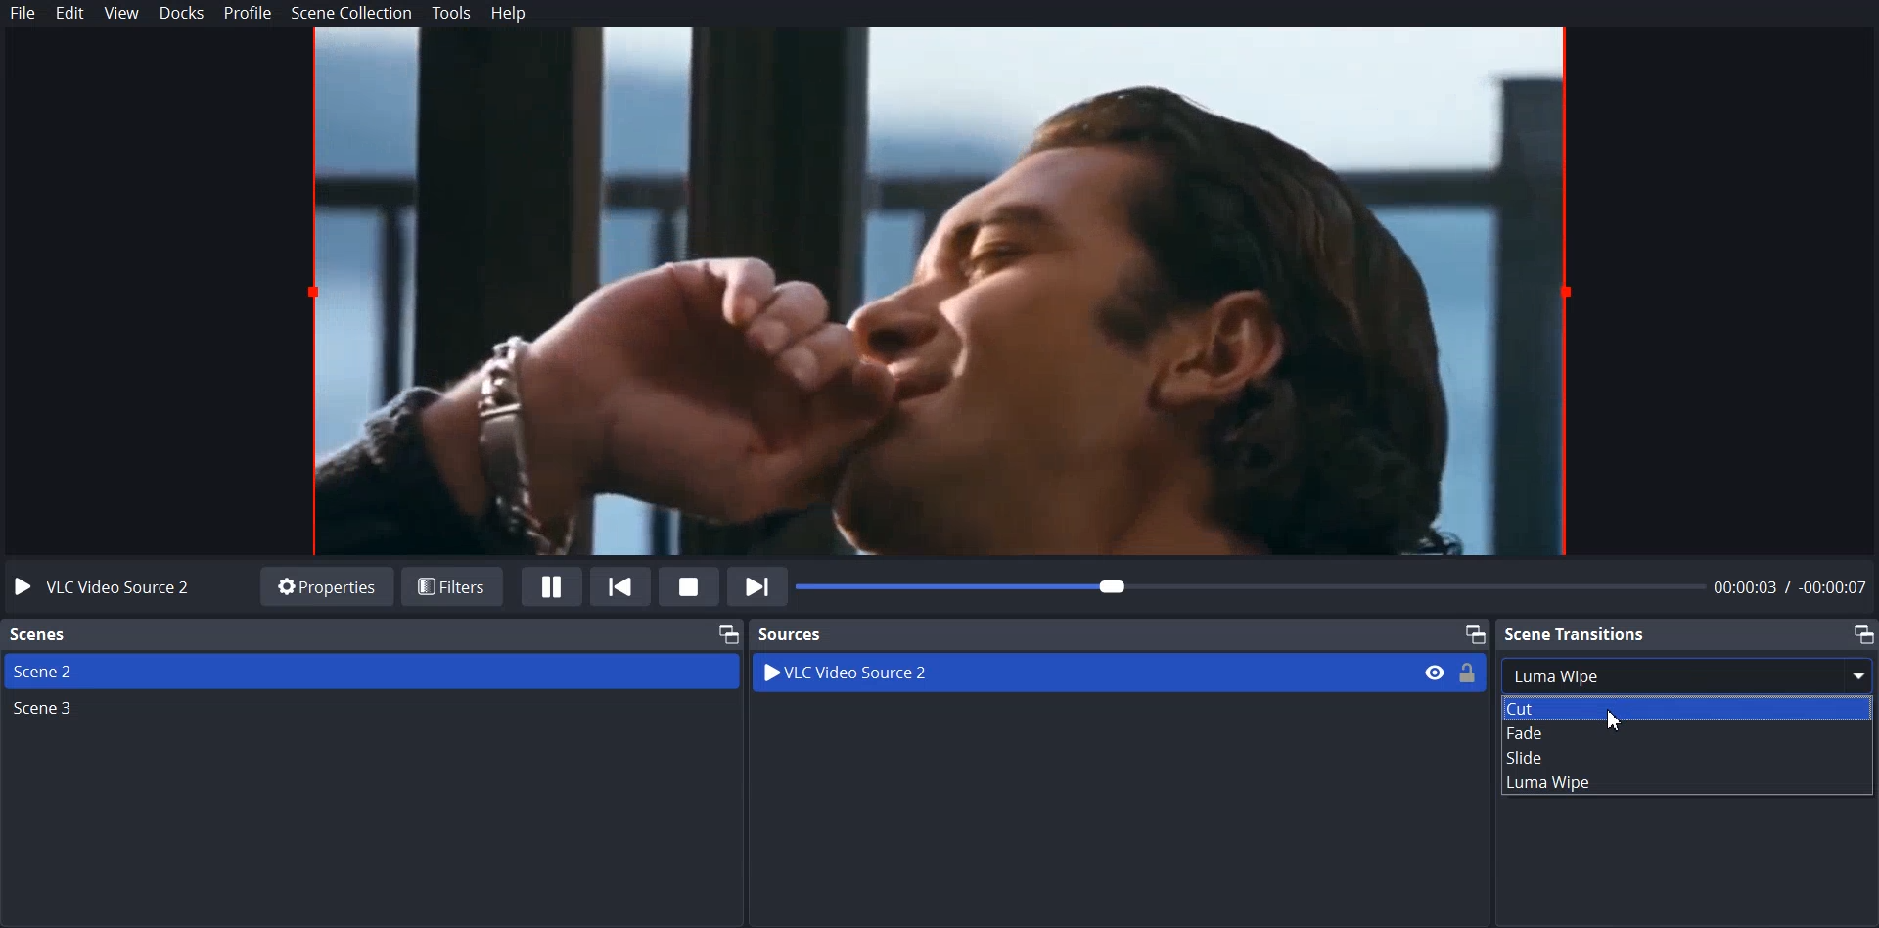 The height and width of the screenshot is (928, 1879). I want to click on File Preview window, so click(949, 292).